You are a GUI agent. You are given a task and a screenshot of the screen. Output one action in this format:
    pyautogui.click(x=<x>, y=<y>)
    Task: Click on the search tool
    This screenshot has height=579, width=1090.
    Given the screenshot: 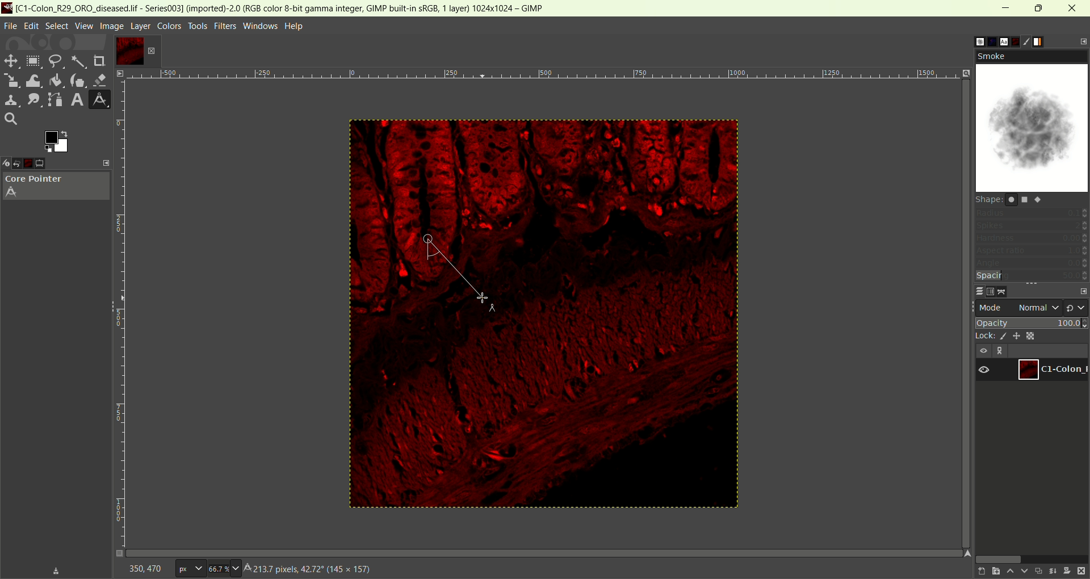 What is the action you would take?
    pyautogui.click(x=11, y=118)
    